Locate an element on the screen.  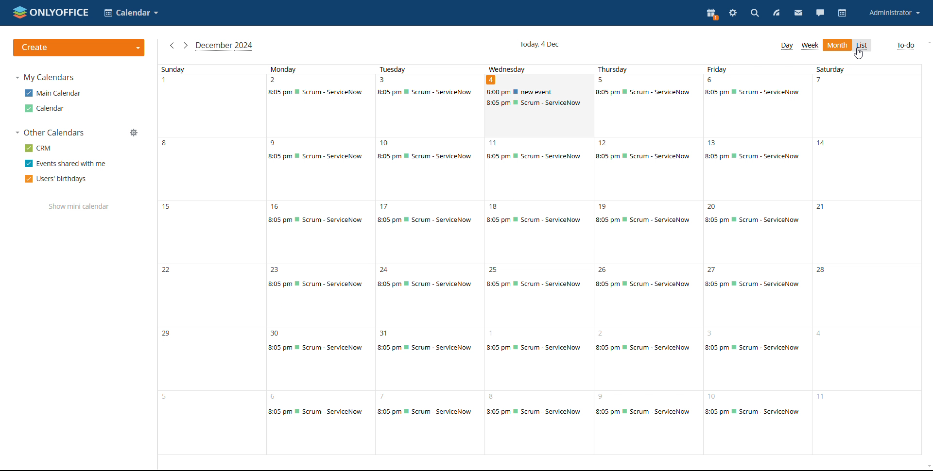
cursor is located at coordinates (859, 53).